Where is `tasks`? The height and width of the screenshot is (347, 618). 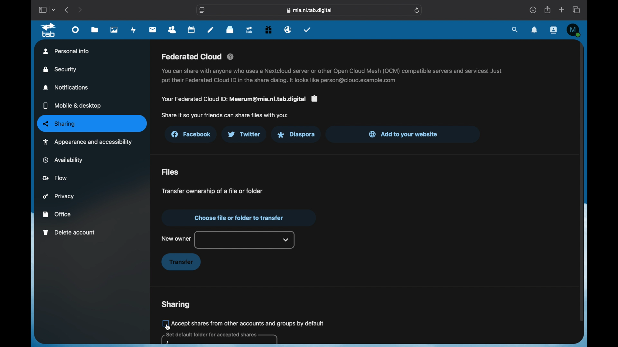
tasks is located at coordinates (307, 29).